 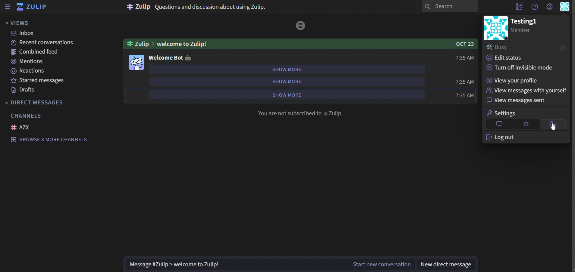 I want to click on User Detail, so click(x=565, y=7).